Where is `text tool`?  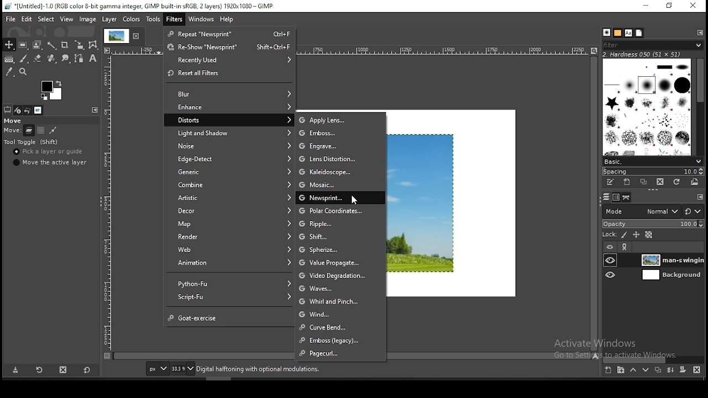
text tool is located at coordinates (93, 59).